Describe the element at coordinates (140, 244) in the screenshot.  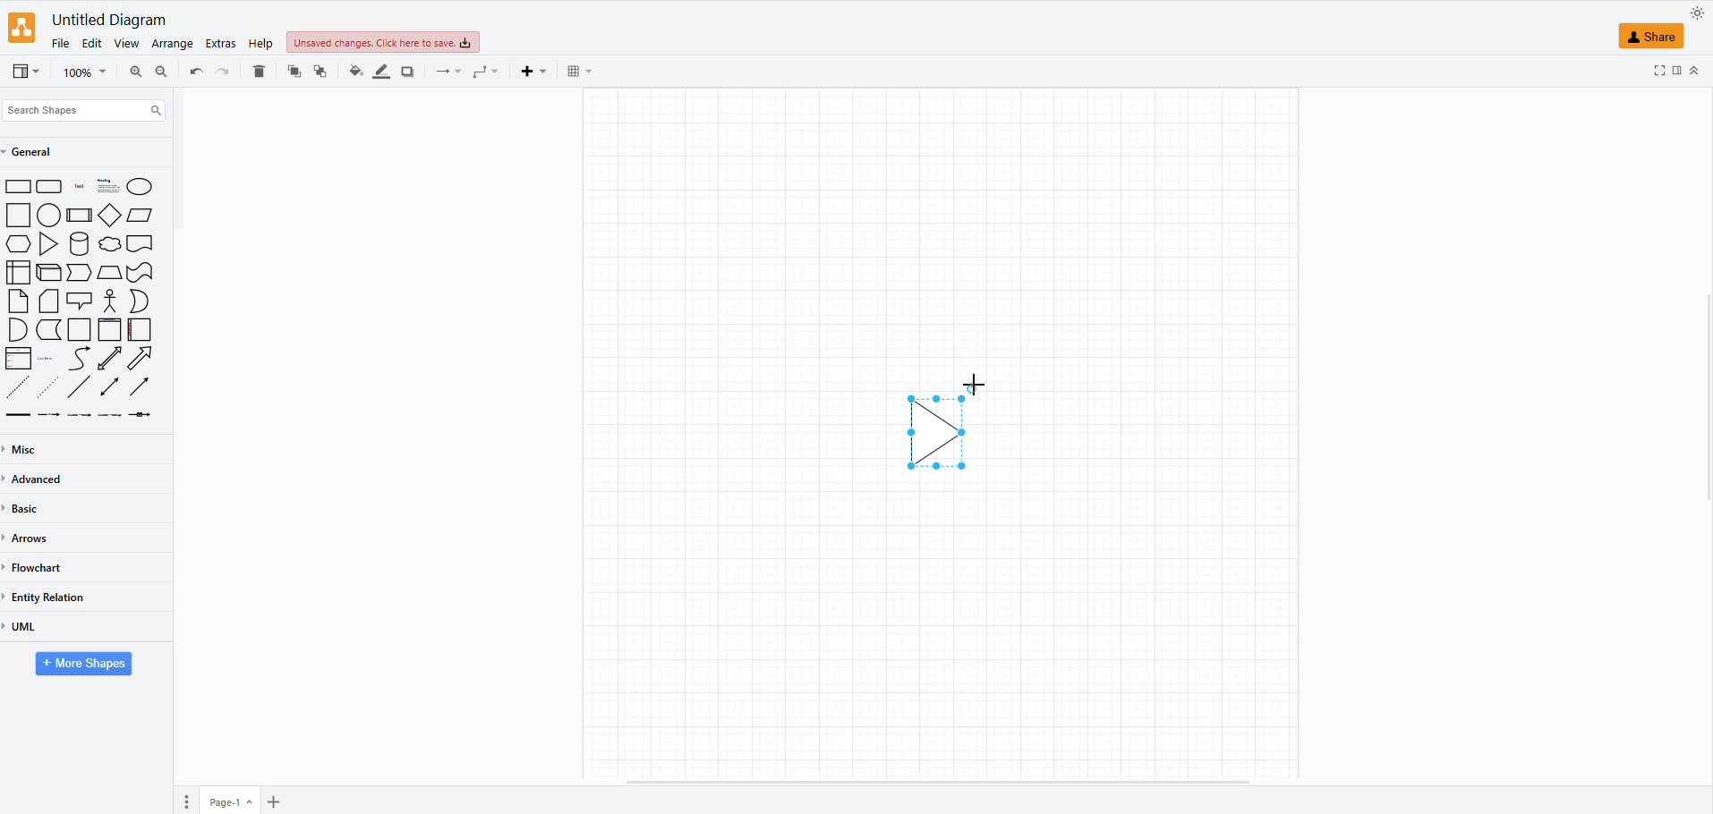
I see `Header` at that location.